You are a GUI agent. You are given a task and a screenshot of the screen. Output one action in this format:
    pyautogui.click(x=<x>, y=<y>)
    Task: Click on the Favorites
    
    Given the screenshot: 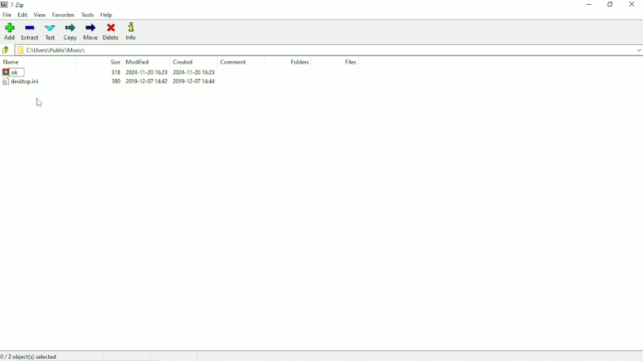 What is the action you would take?
    pyautogui.click(x=64, y=15)
    